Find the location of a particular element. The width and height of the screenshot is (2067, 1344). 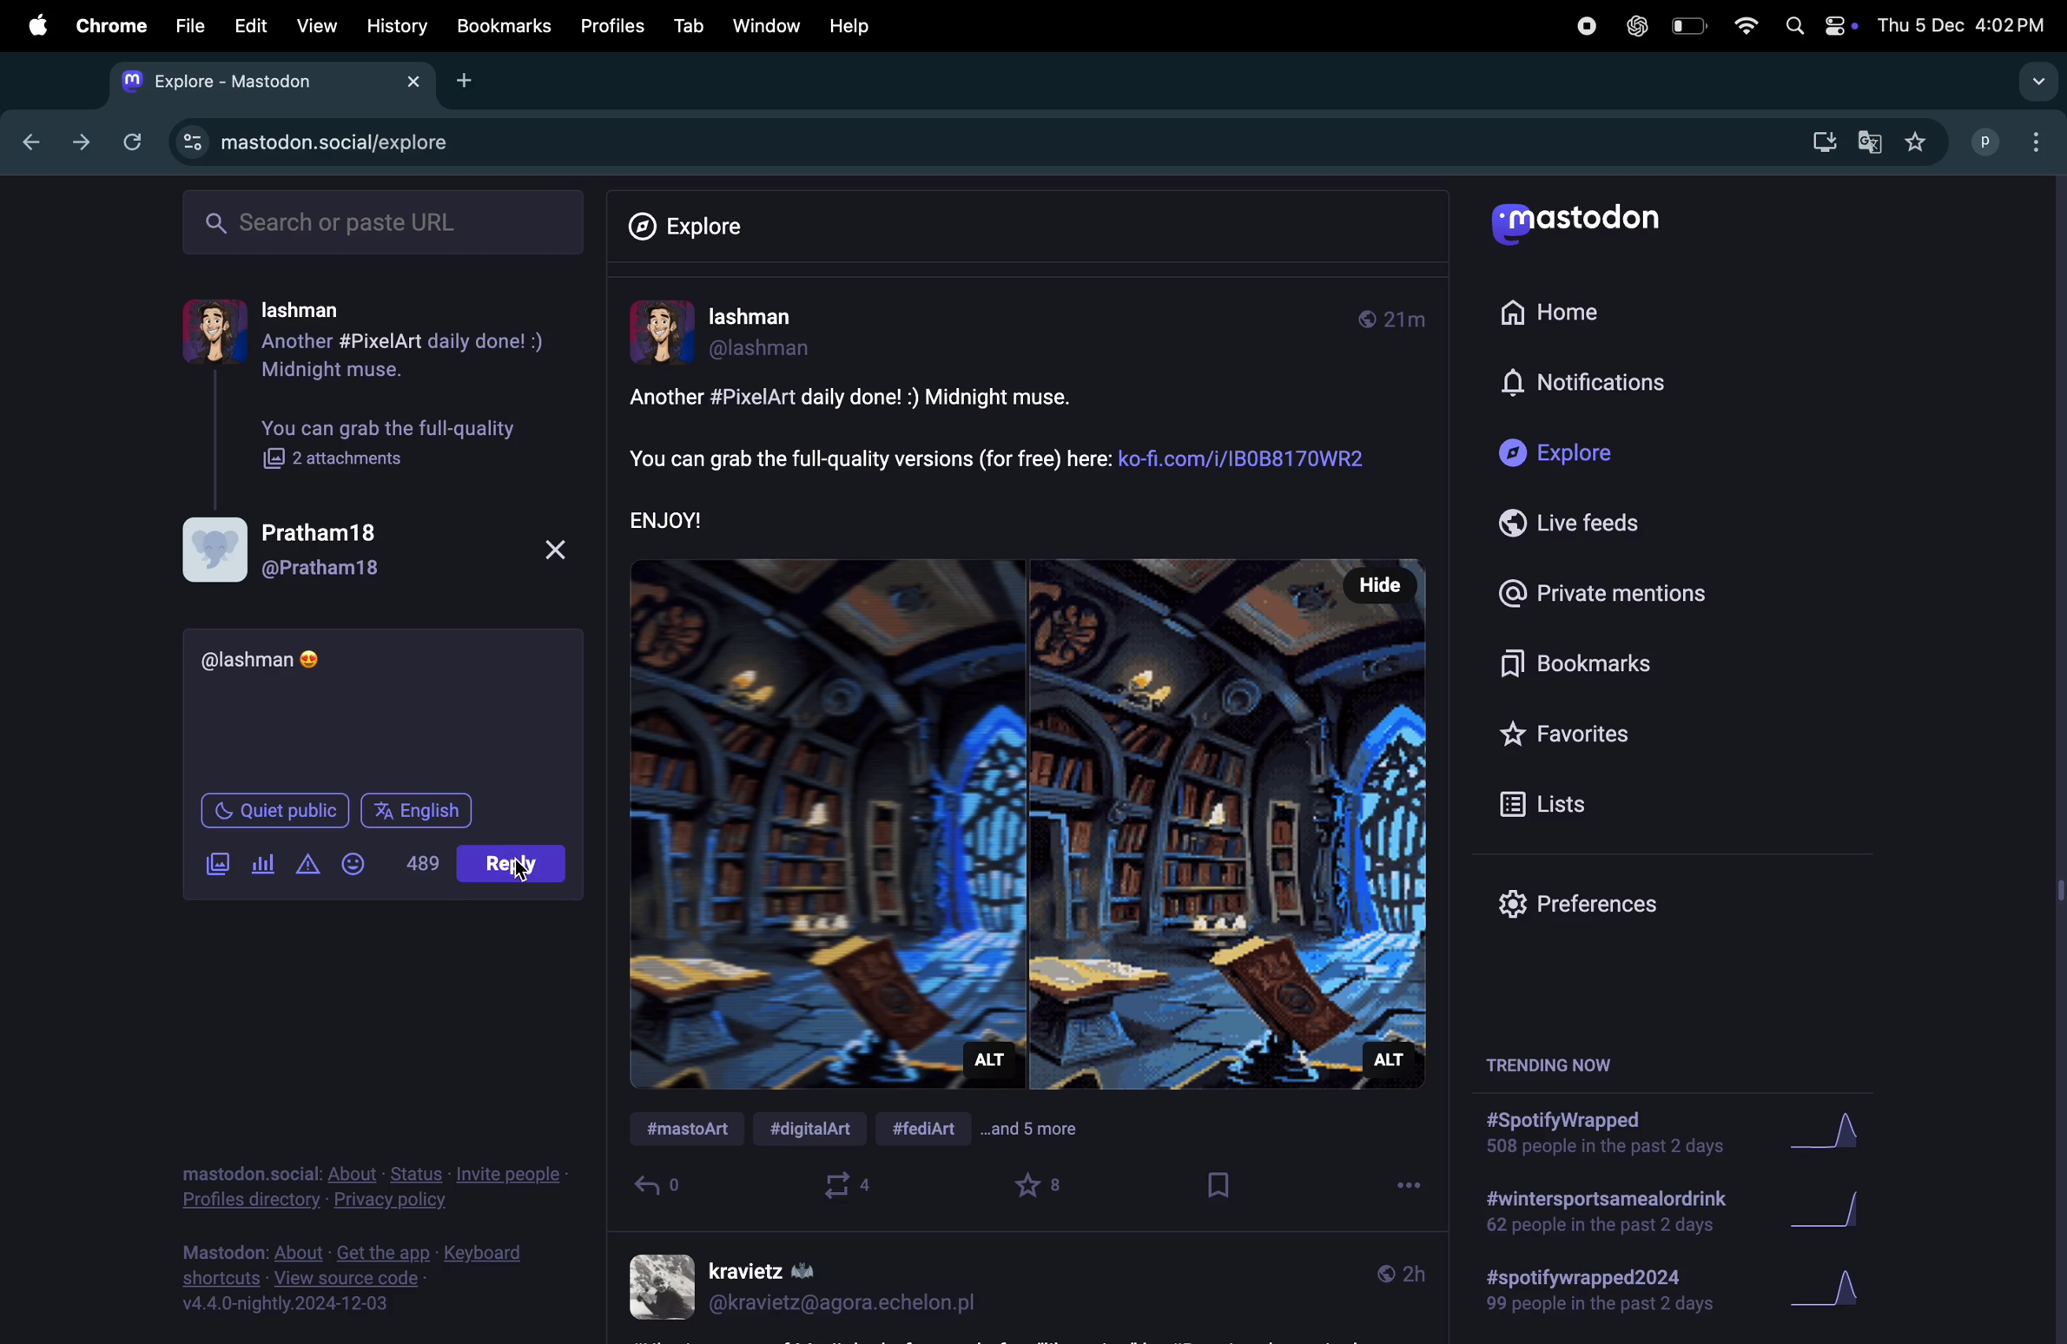

Home is located at coordinates (1583, 318).